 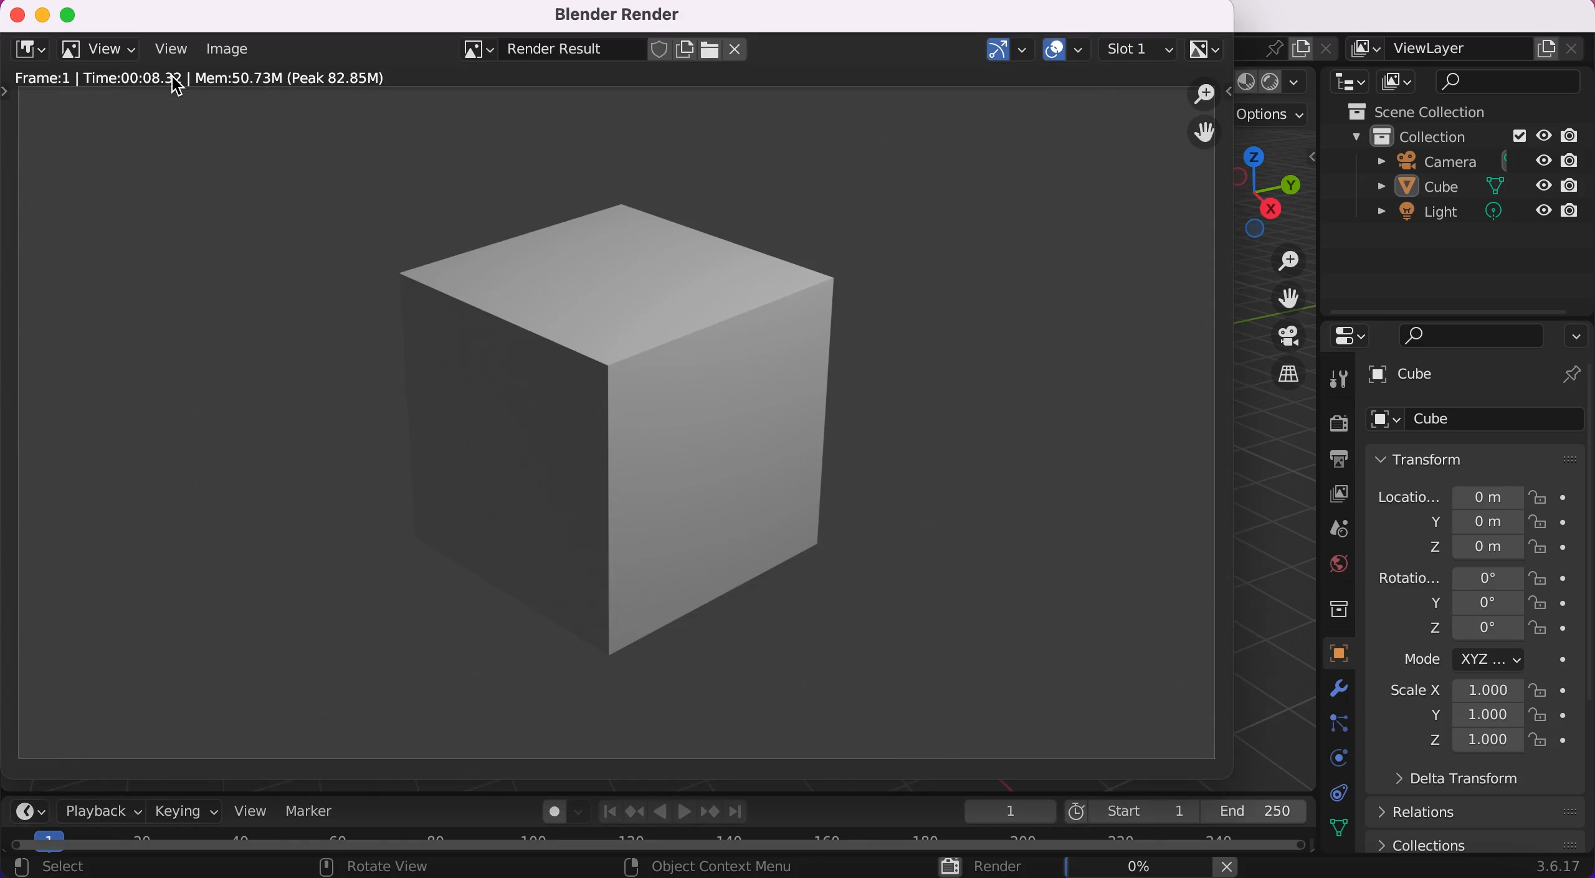 What do you see at coordinates (1472, 338) in the screenshot?
I see `search` at bounding box center [1472, 338].